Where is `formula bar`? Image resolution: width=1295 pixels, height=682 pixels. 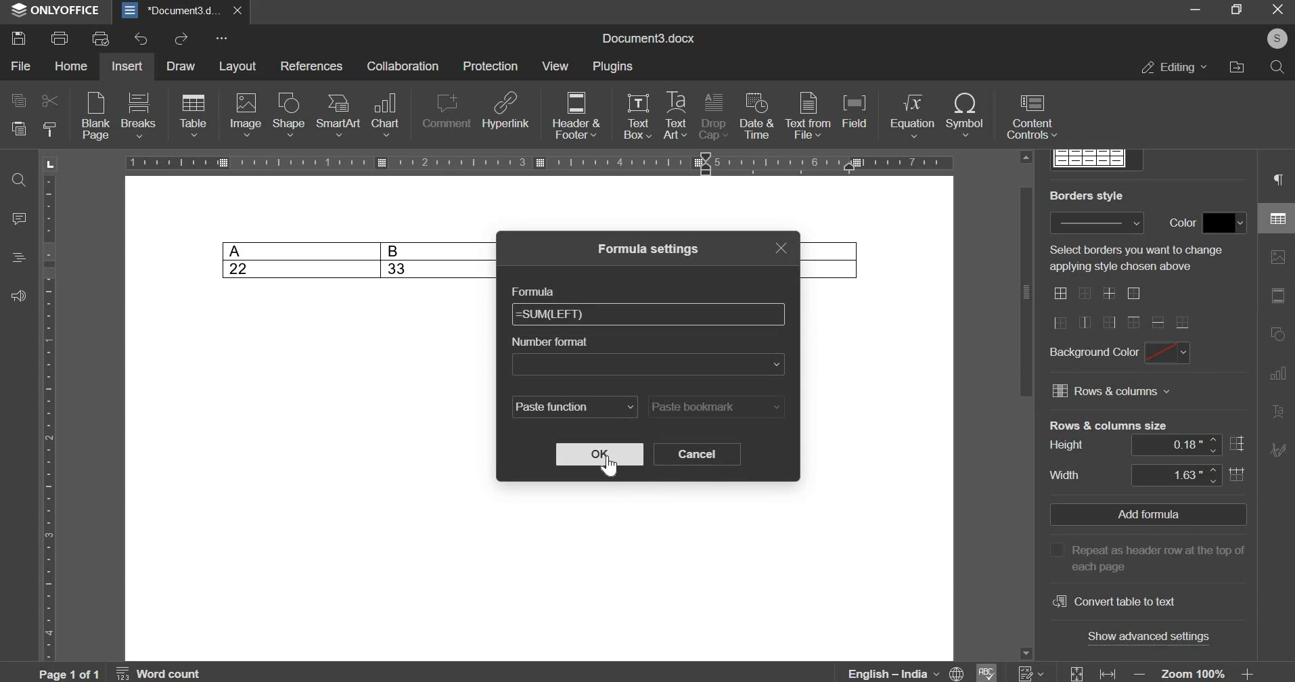 formula bar is located at coordinates (647, 313).